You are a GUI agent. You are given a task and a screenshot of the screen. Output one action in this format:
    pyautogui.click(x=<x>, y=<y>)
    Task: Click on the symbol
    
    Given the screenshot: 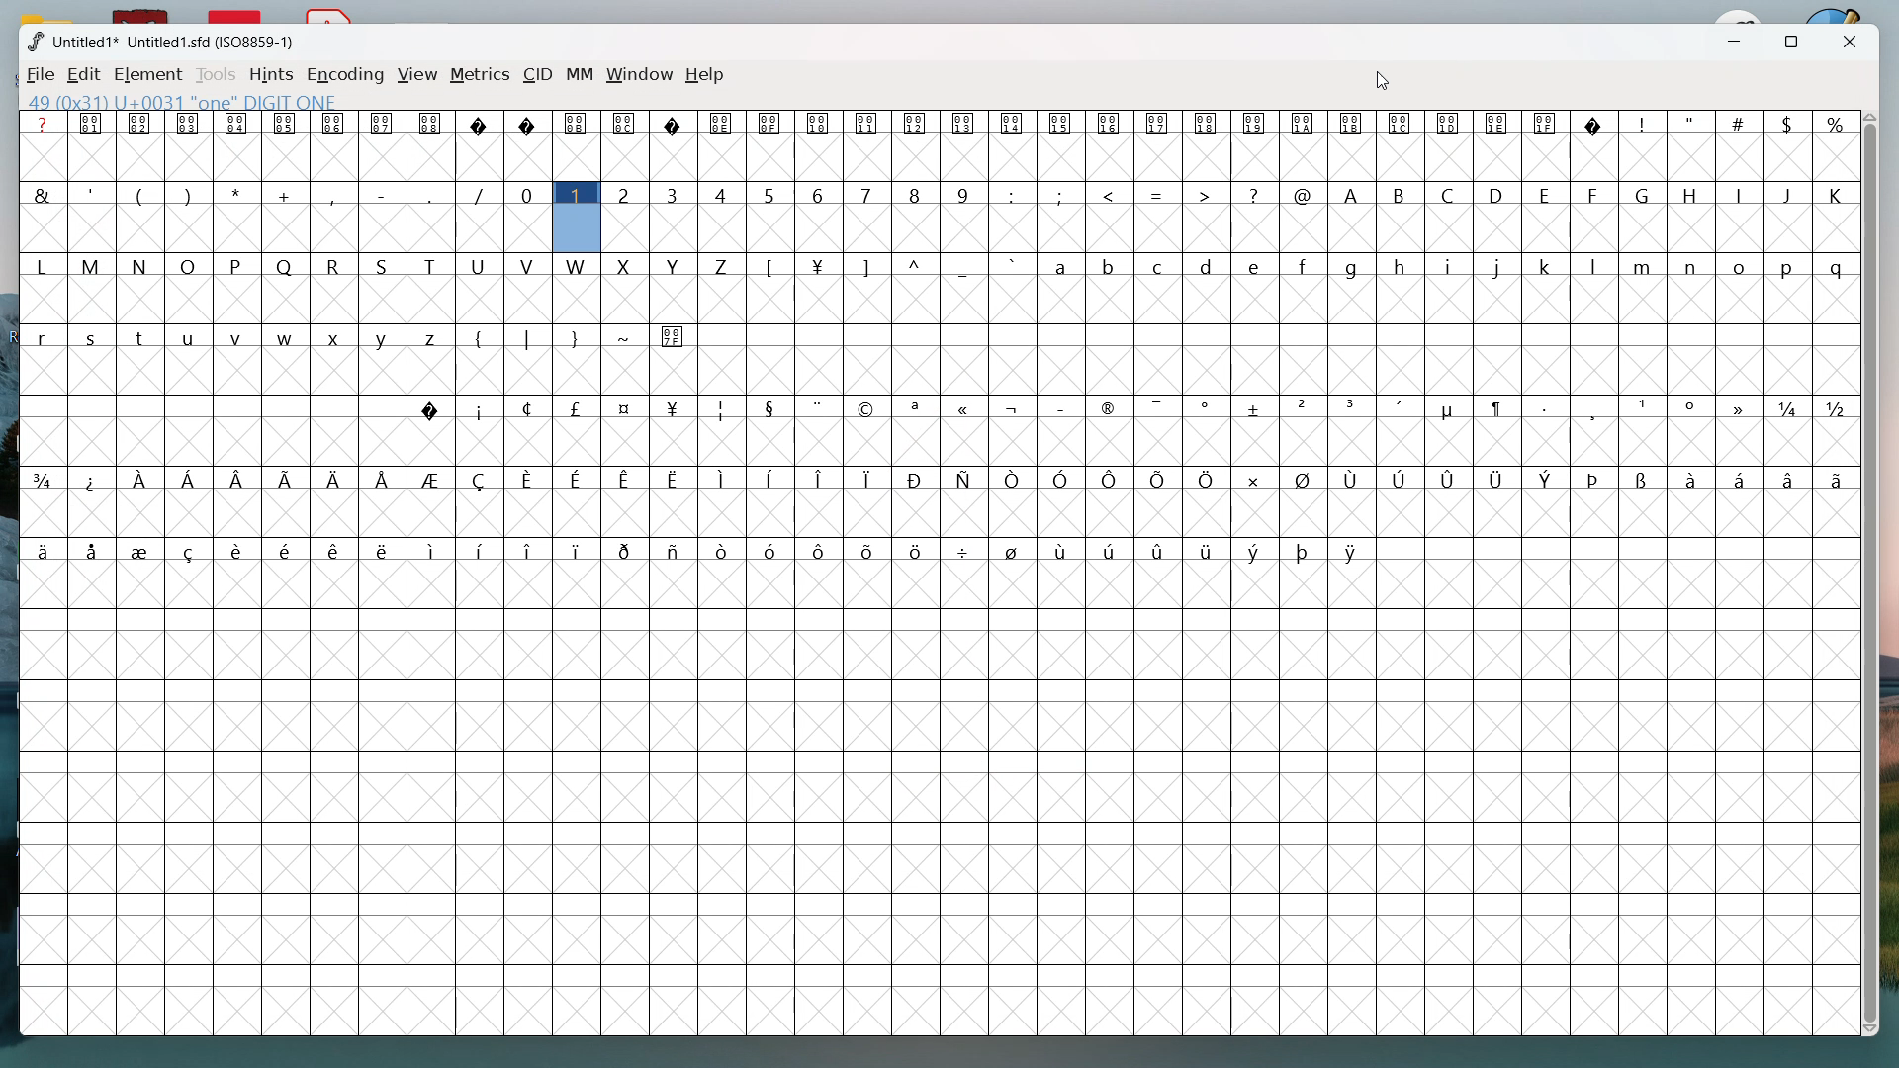 What is the action you would take?
    pyautogui.click(x=432, y=549)
    